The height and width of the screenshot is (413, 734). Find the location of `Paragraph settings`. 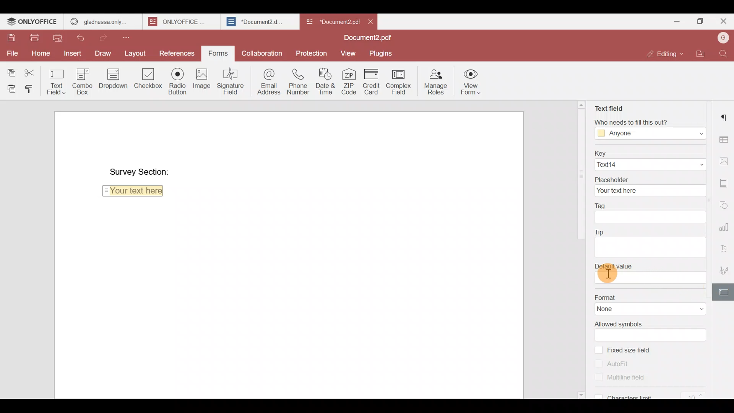

Paragraph settings is located at coordinates (726, 114).